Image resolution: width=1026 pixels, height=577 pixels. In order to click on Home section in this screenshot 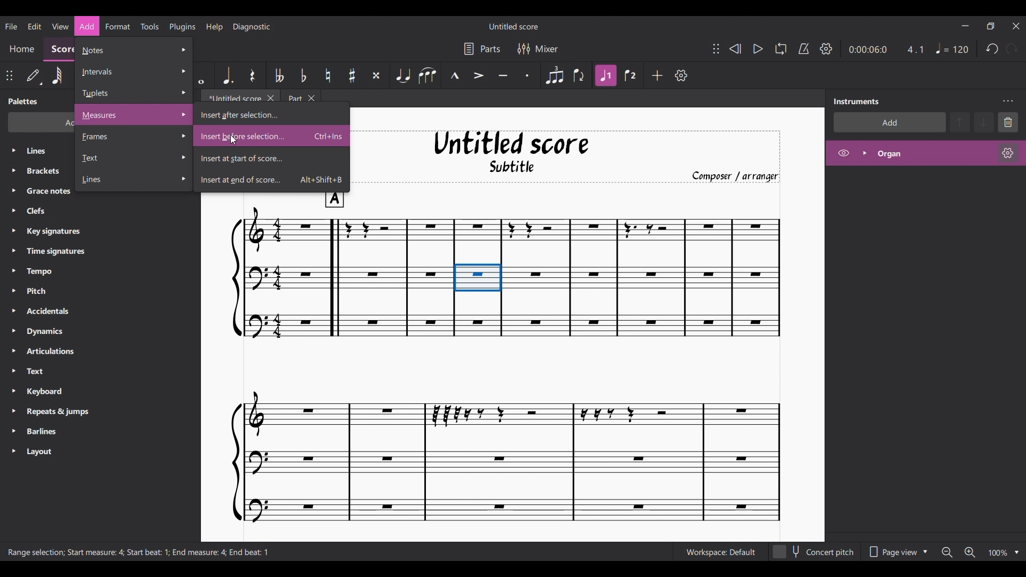, I will do `click(21, 49)`.